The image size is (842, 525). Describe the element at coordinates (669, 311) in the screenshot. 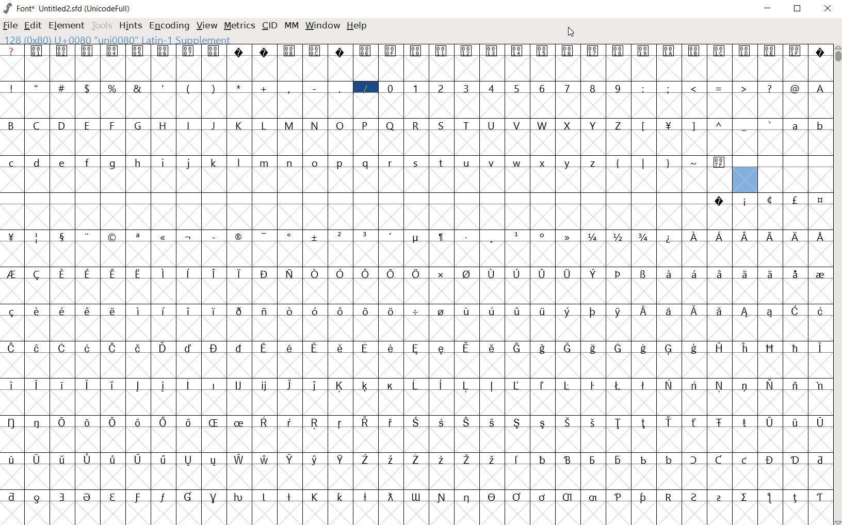

I see `glyph` at that location.